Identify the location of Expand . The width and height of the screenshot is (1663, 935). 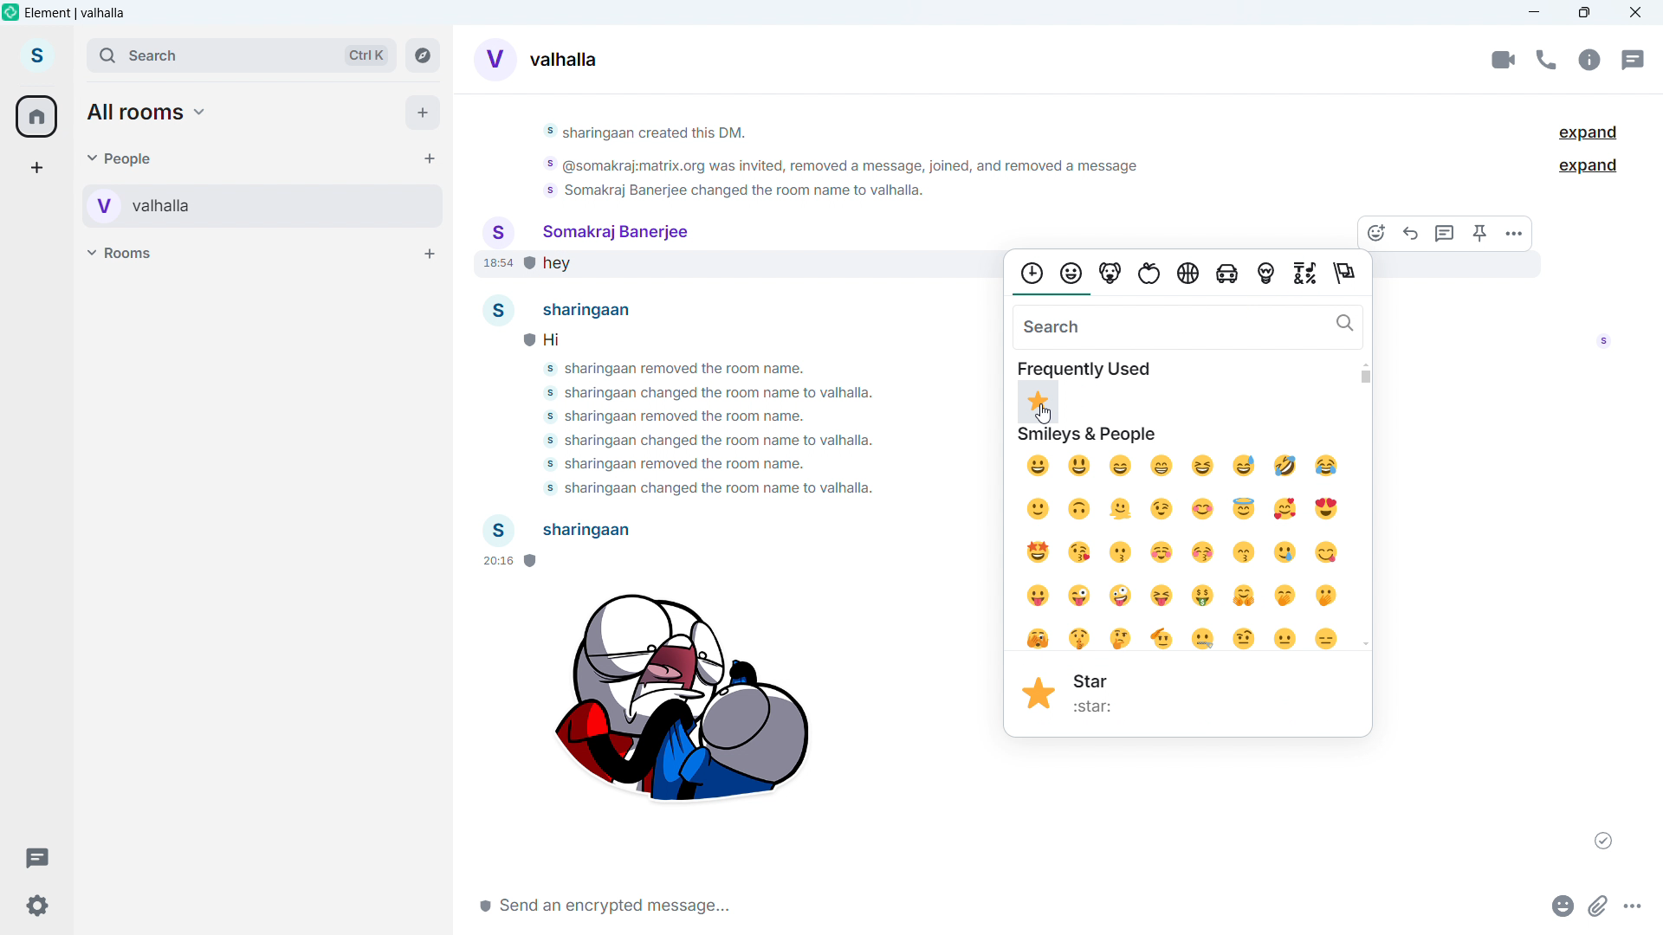
(1589, 133).